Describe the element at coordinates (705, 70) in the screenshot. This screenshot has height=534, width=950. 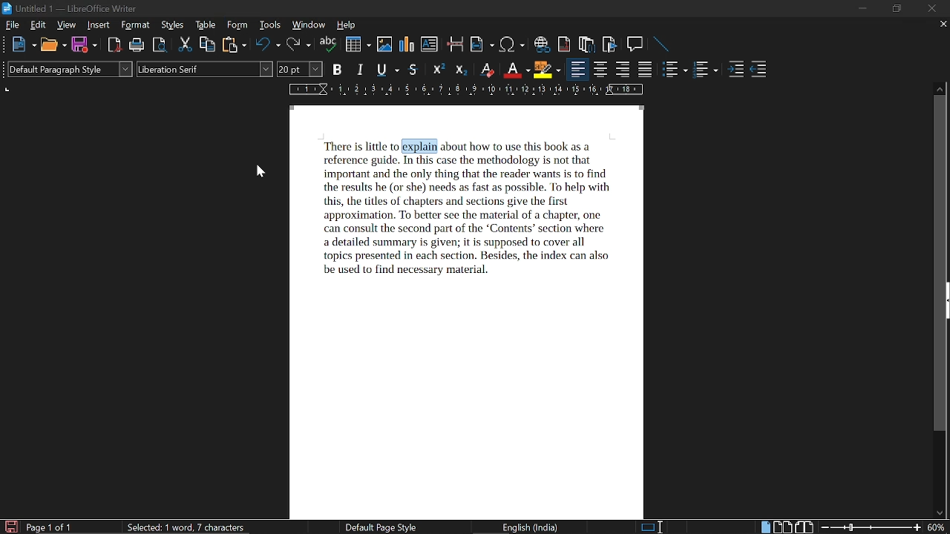
I see `toggle unordered list` at that location.